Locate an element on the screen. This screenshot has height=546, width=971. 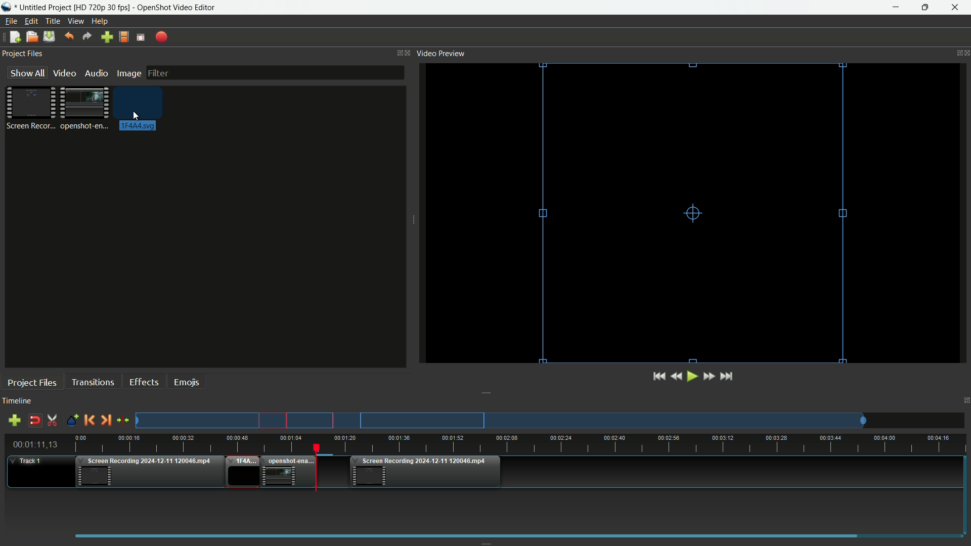
Change layout is located at coordinates (397, 53).